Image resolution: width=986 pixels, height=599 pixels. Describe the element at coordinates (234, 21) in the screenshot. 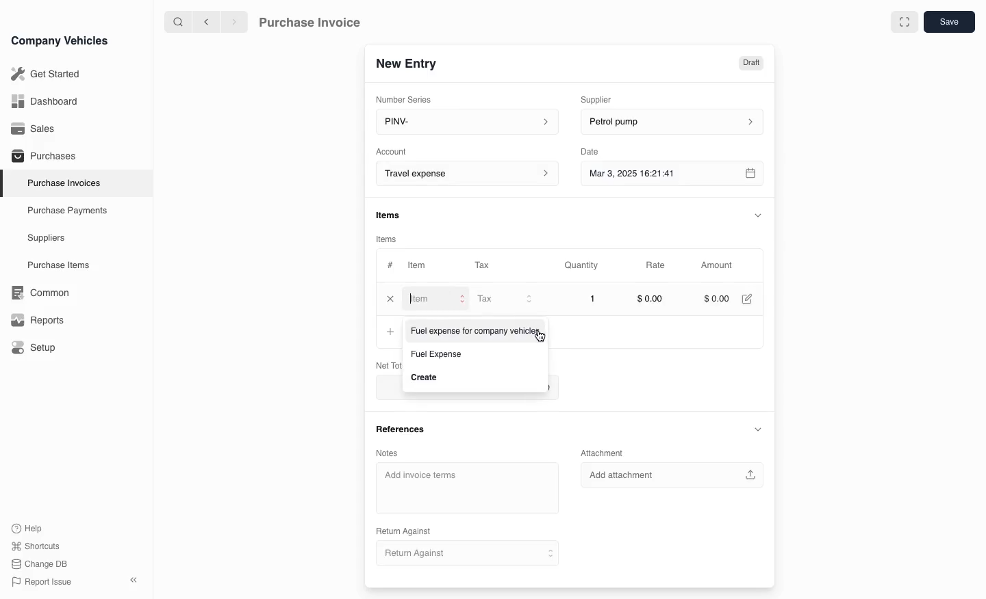

I see `next` at that location.